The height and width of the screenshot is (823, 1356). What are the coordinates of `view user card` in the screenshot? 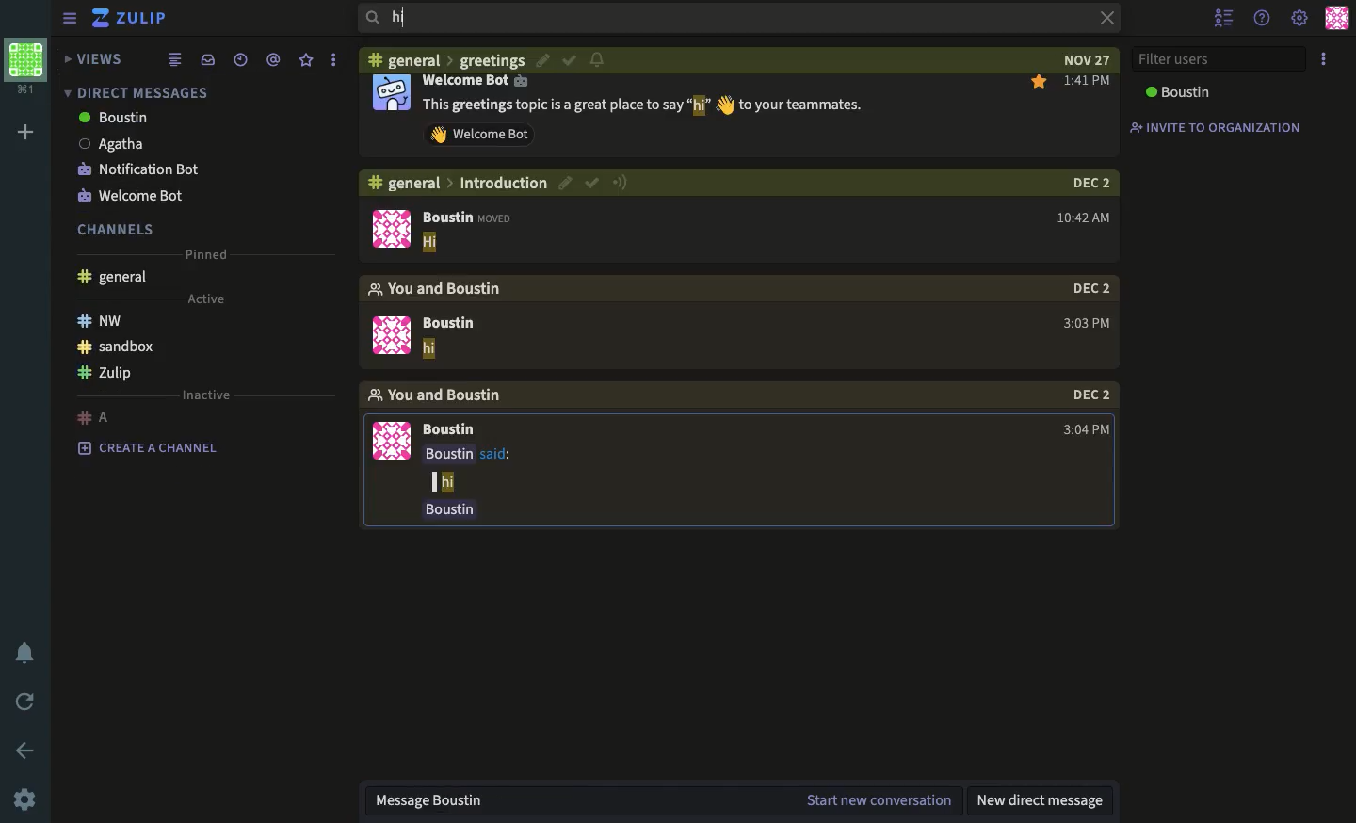 It's located at (390, 336).